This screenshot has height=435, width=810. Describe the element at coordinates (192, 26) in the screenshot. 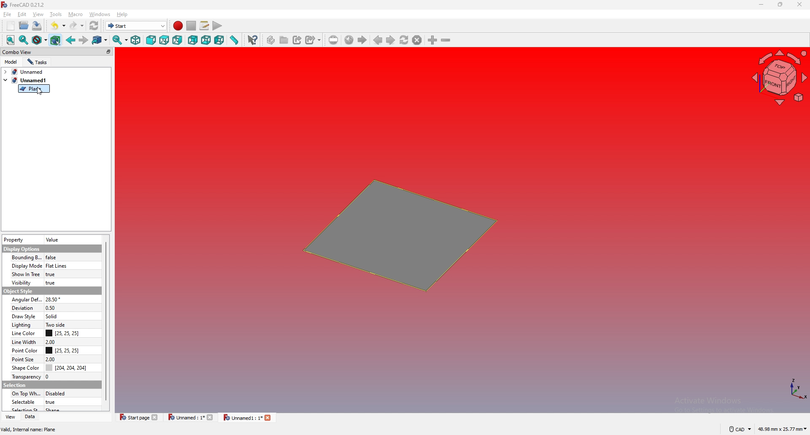

I see `stop recording macros` at that location.